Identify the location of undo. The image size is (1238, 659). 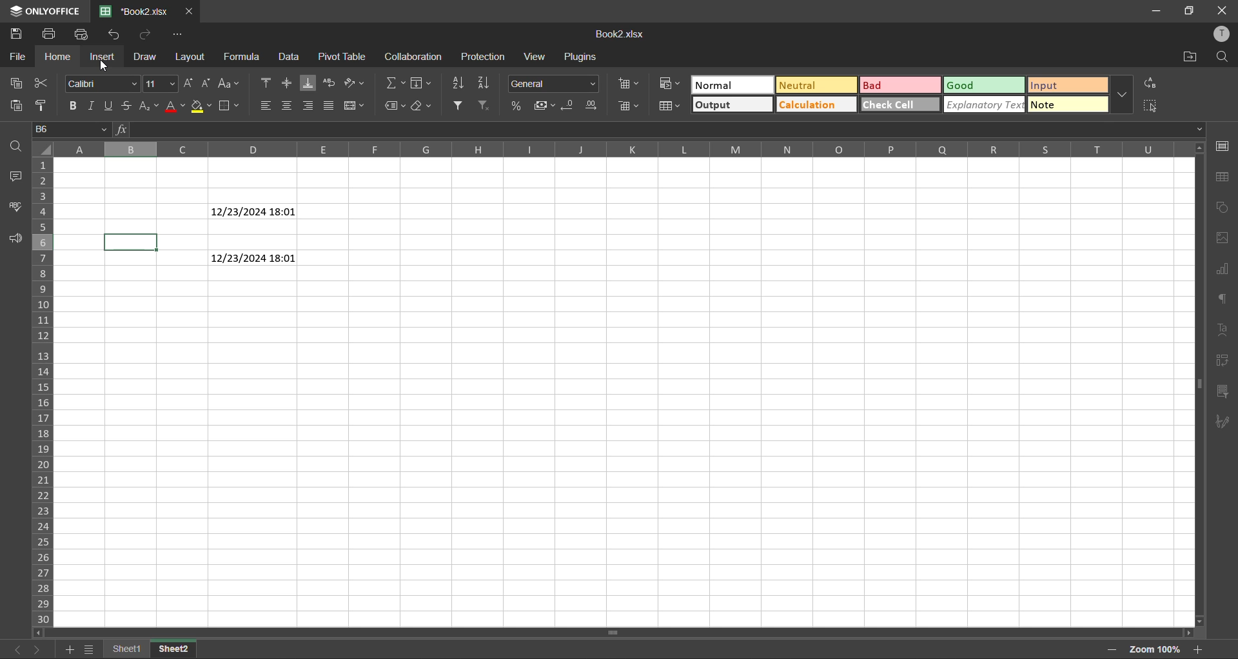
(145, 35).